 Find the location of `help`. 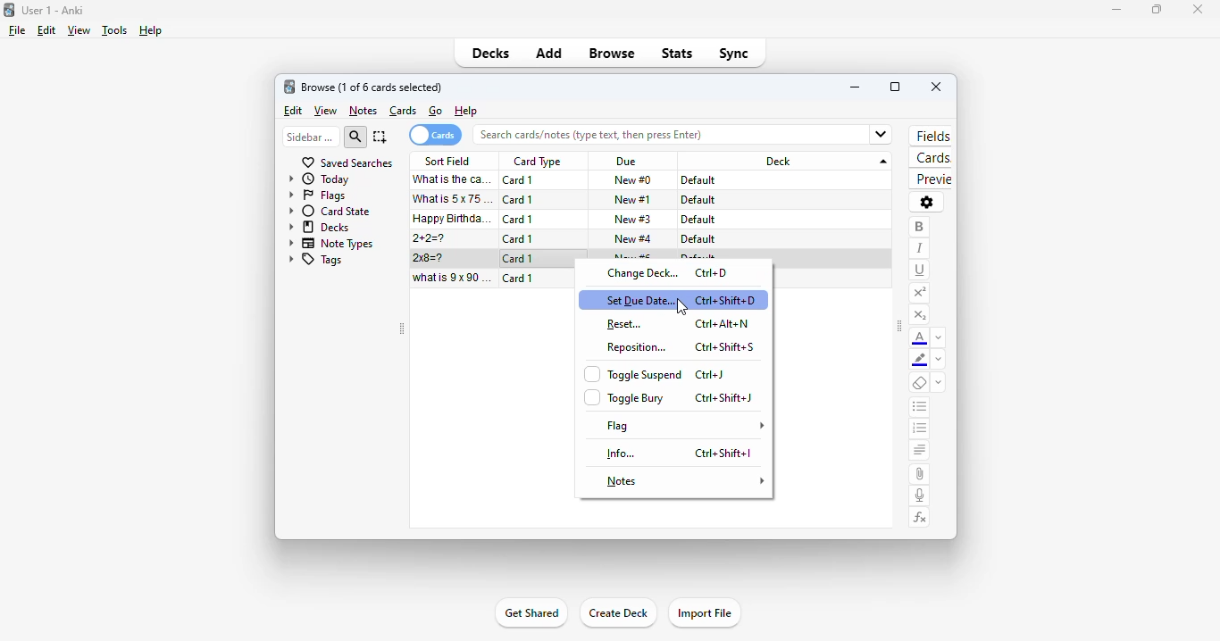

help is located at coordinates (465, 112).